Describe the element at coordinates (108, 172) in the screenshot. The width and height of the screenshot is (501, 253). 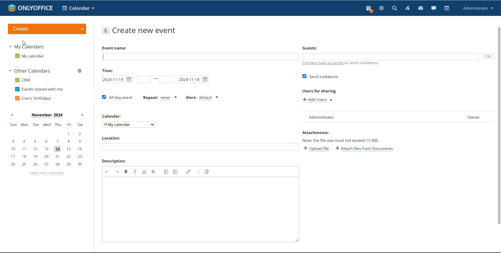
I see `undo` at that location.